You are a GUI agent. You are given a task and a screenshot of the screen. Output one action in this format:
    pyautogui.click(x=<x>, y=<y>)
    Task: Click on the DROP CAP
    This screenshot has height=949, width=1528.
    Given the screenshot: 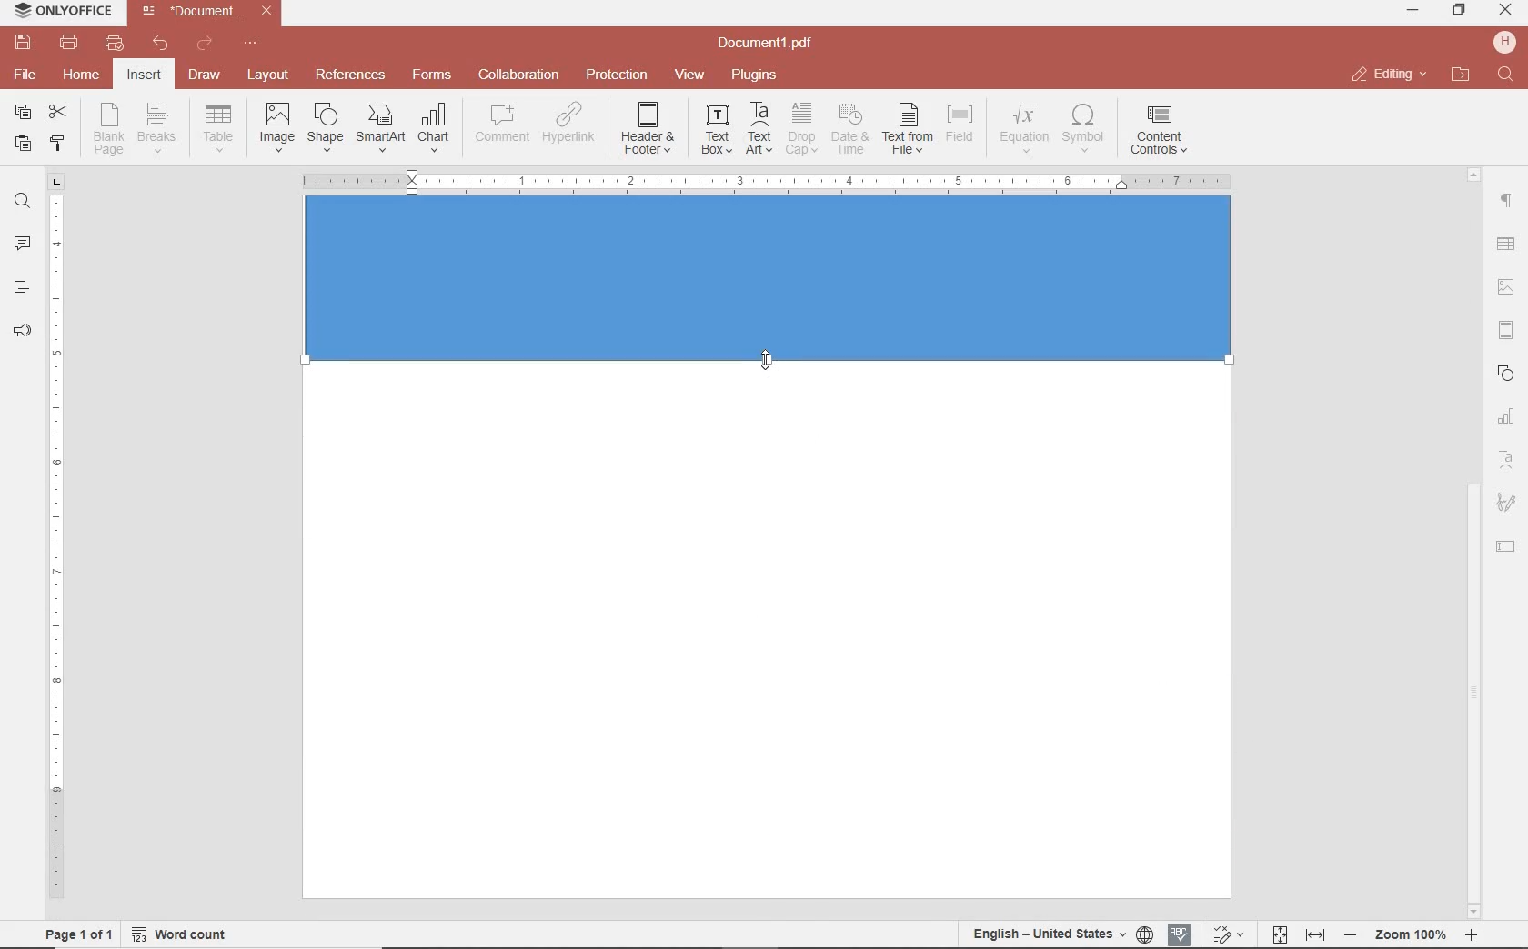 What is the action you would take?
    pyautogui.click(x=801, y=129)
    